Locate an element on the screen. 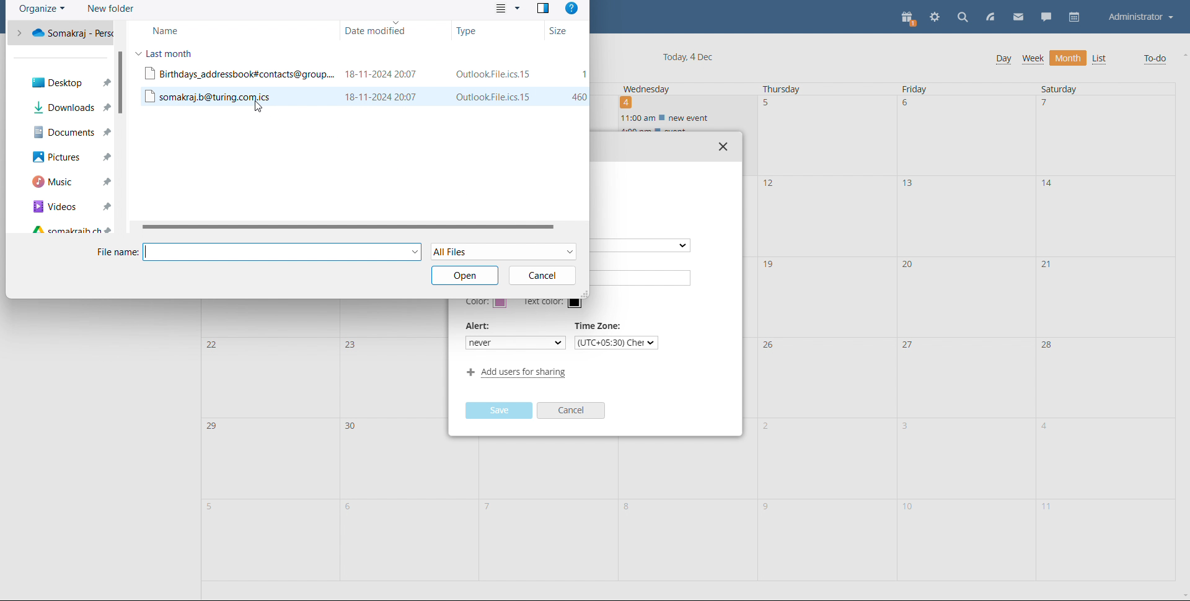 Image resolution: width=1190 pixels, height=601 pixels. file 2 is located at coordinates (365, 96).